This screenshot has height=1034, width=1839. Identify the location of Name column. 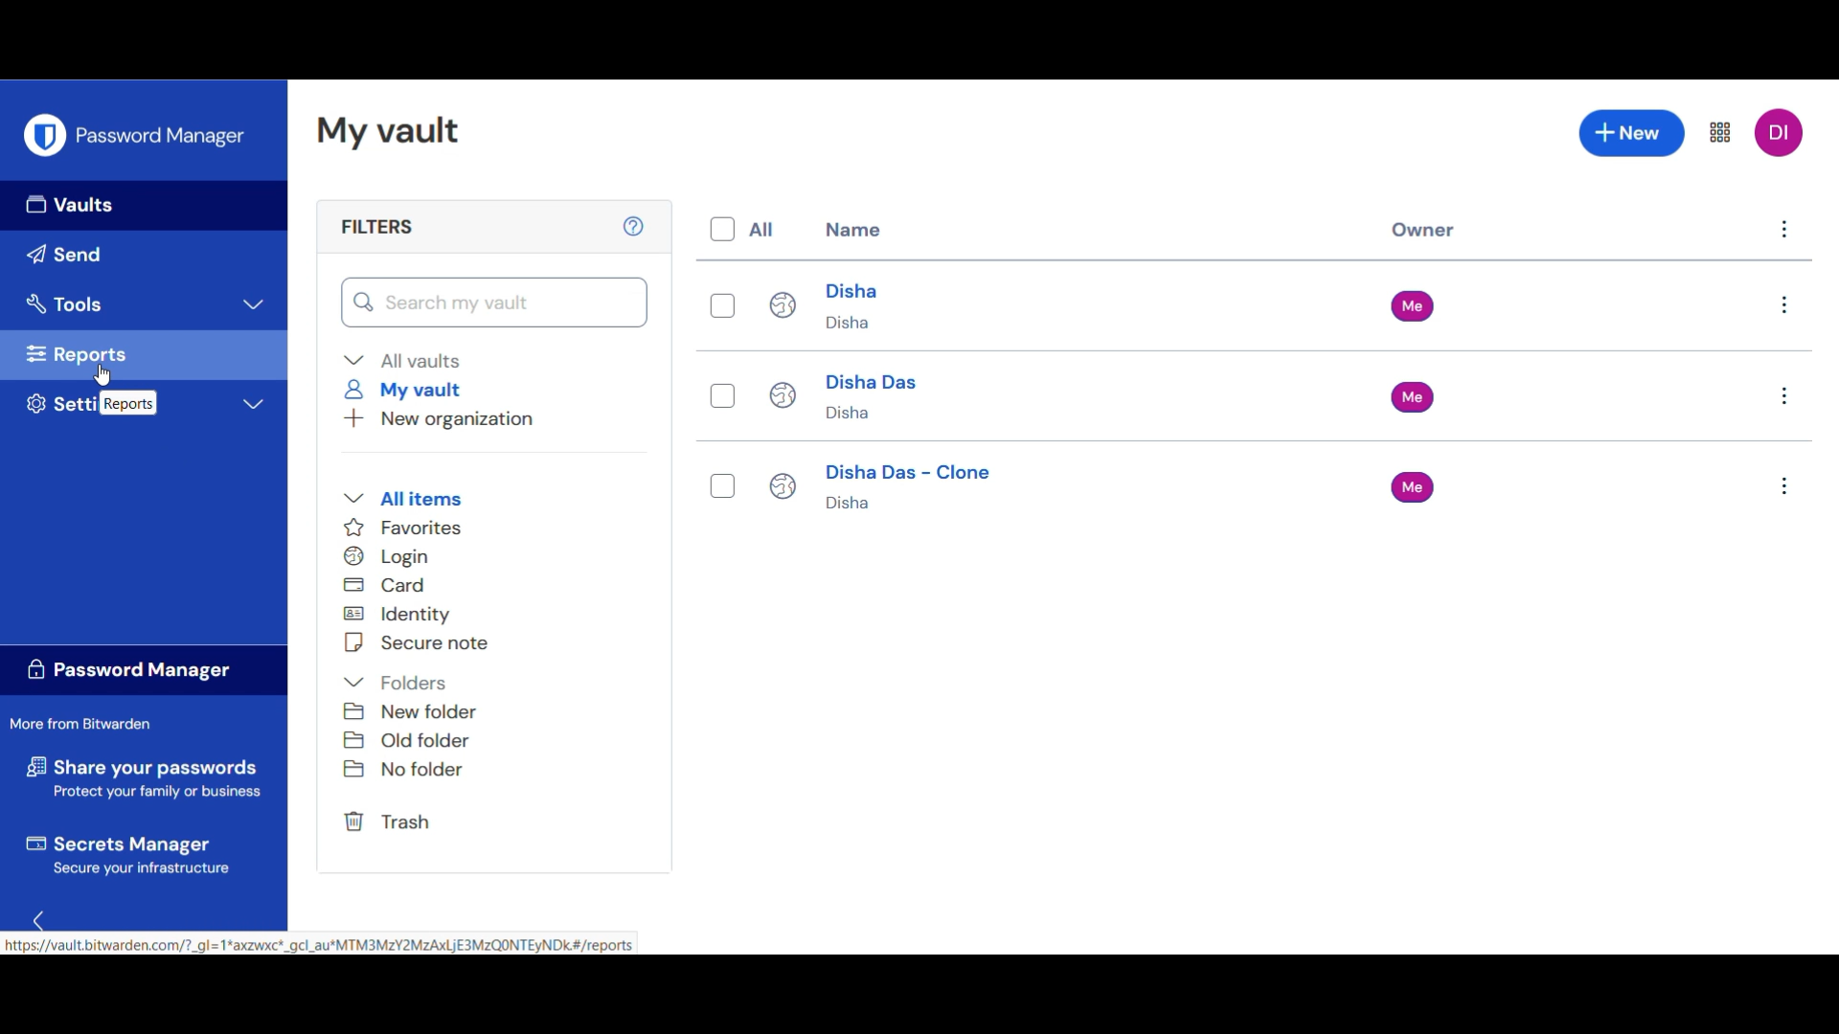
(854, 229).